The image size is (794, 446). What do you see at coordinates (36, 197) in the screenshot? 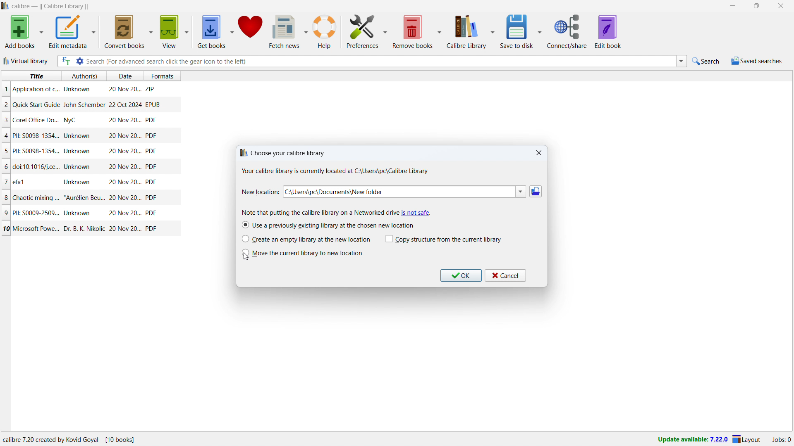
I see `Title` at bounding box center [36, 197].